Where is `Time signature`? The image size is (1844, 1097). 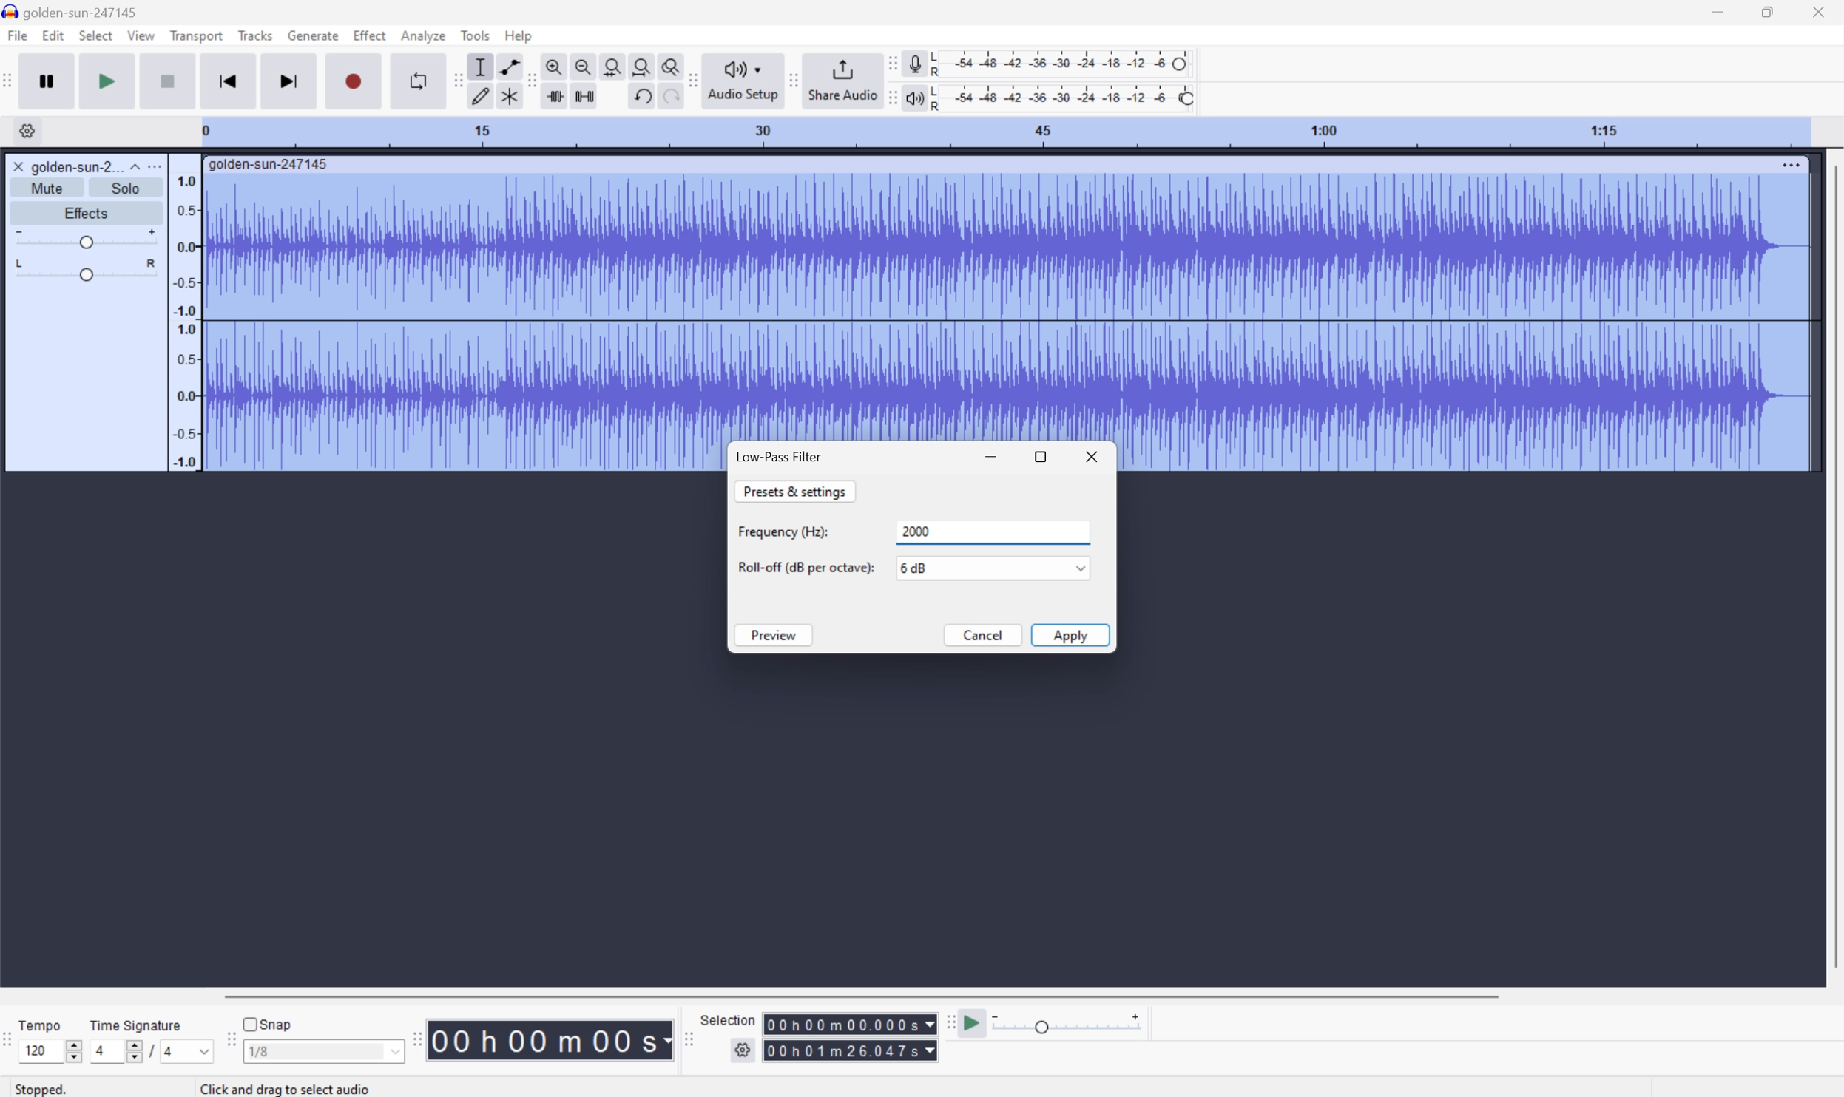
Time signature is located at coordinates (135, 1025).